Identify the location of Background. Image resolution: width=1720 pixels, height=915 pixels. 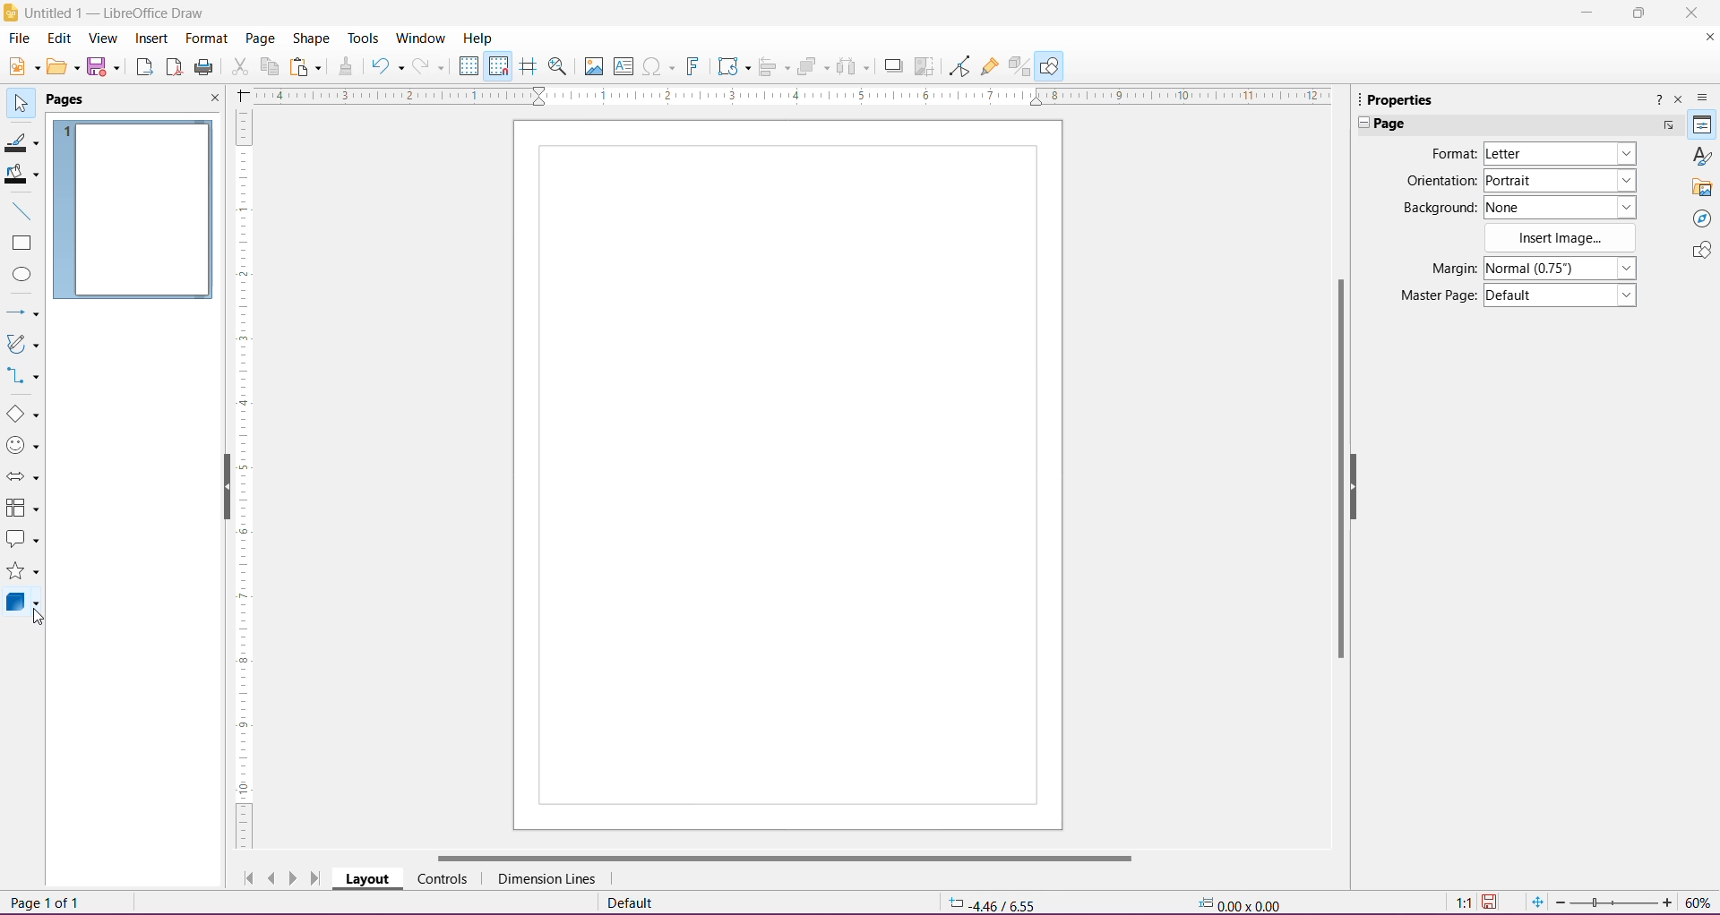
(1438, 209).